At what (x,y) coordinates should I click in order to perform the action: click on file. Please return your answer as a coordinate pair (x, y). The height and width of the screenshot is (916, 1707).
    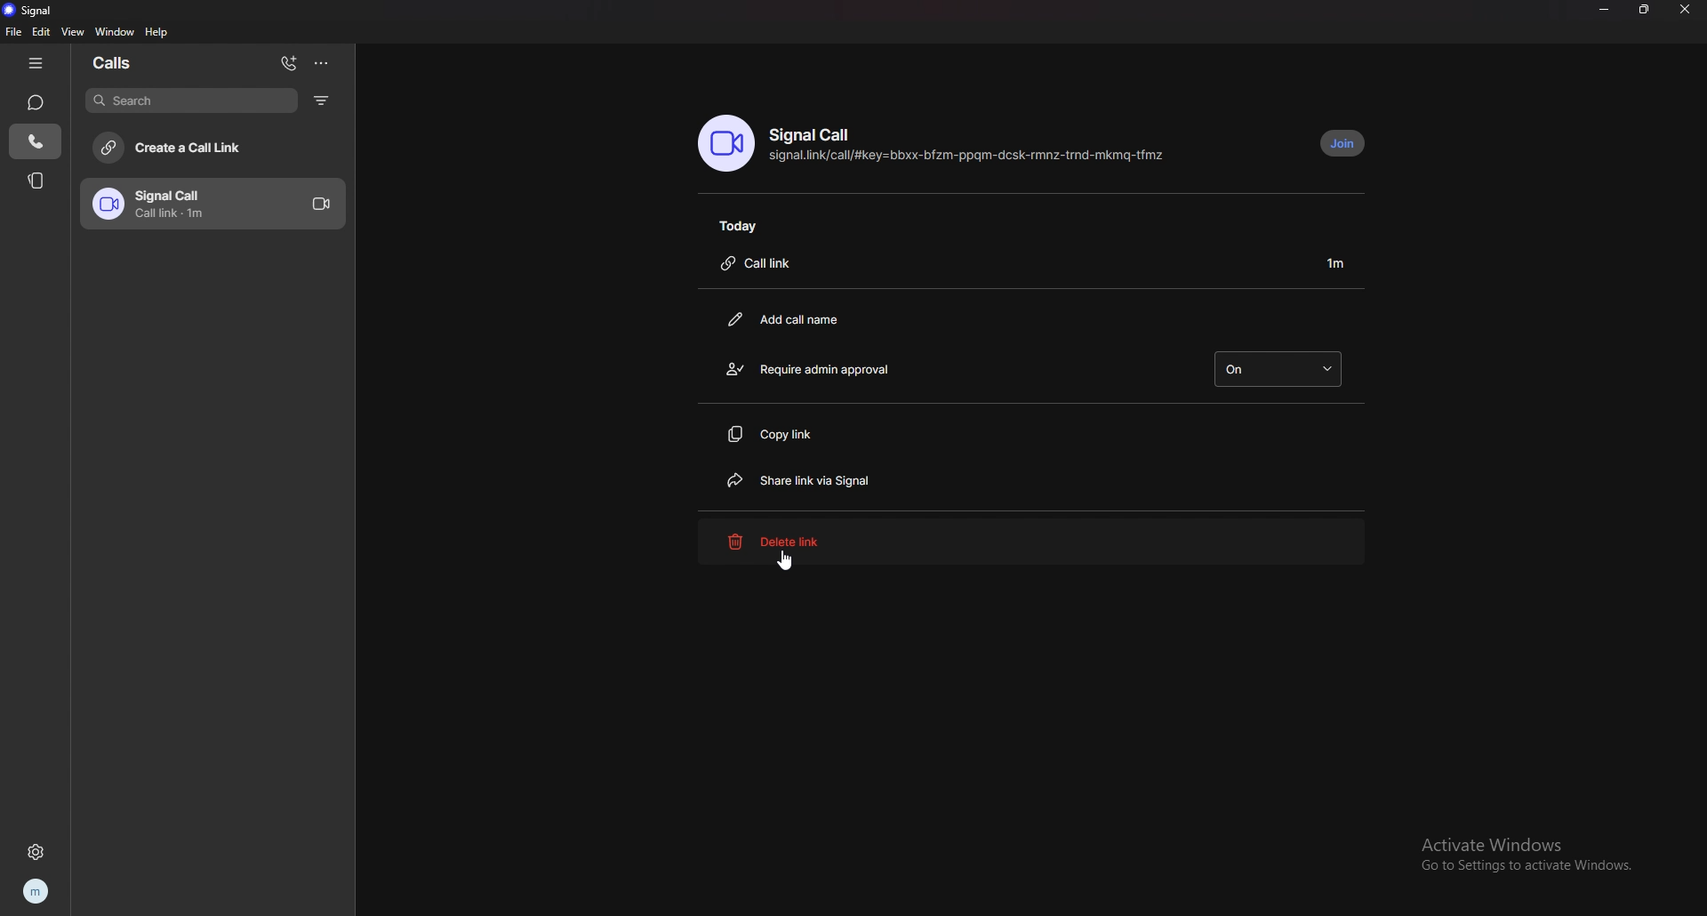
    Looking at the image, I should click on (12, 31).